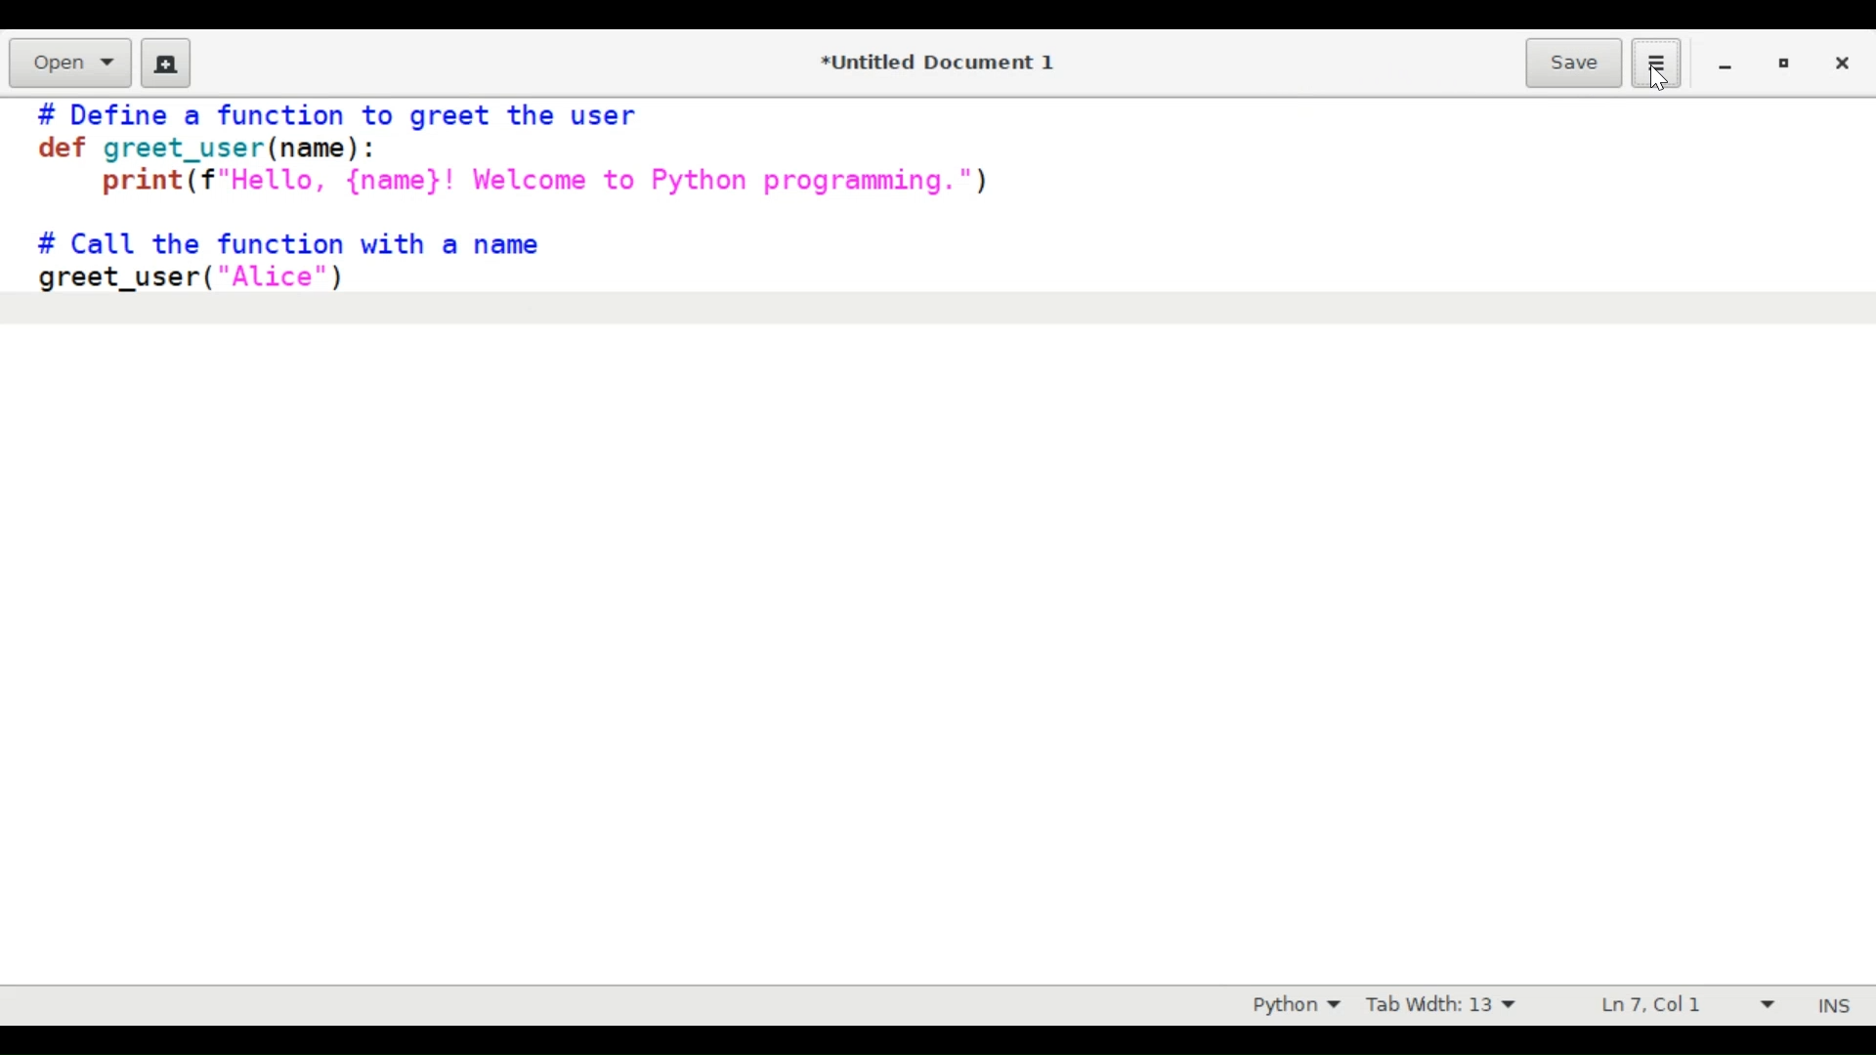 This screenshot has height=1055, width=1876. I want to click on Close, so click(1840, 62).